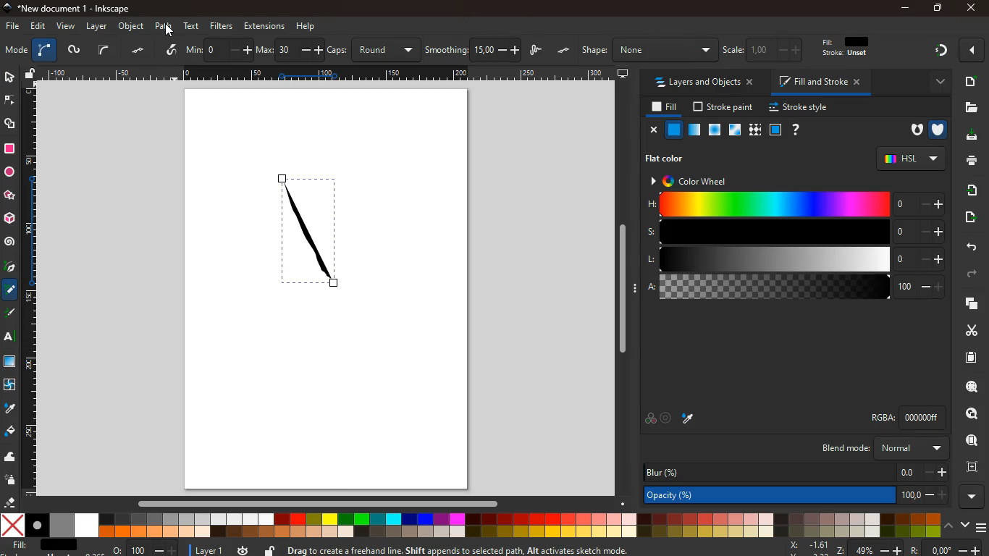 This screenshot has width=989, height=556. I want to click on files, so click(971, 108).